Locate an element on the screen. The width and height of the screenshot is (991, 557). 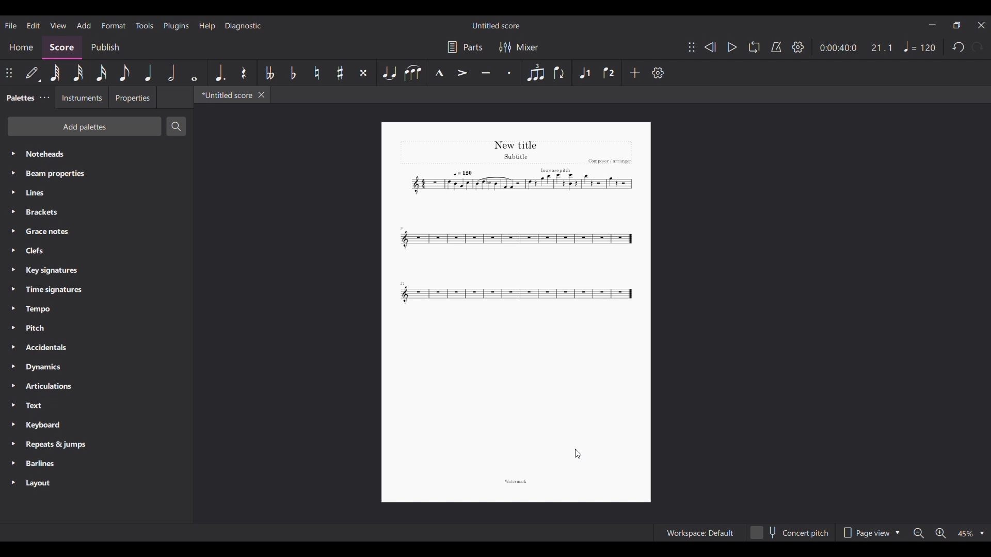
Mixer settings is located at coordinates (519, 47).